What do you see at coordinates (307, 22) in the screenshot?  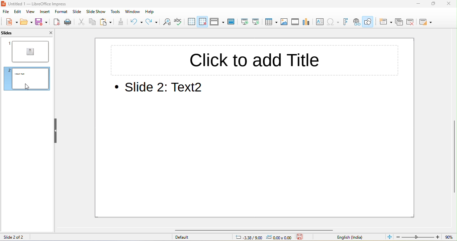 I see `chart` at bounding box center [307, 22].